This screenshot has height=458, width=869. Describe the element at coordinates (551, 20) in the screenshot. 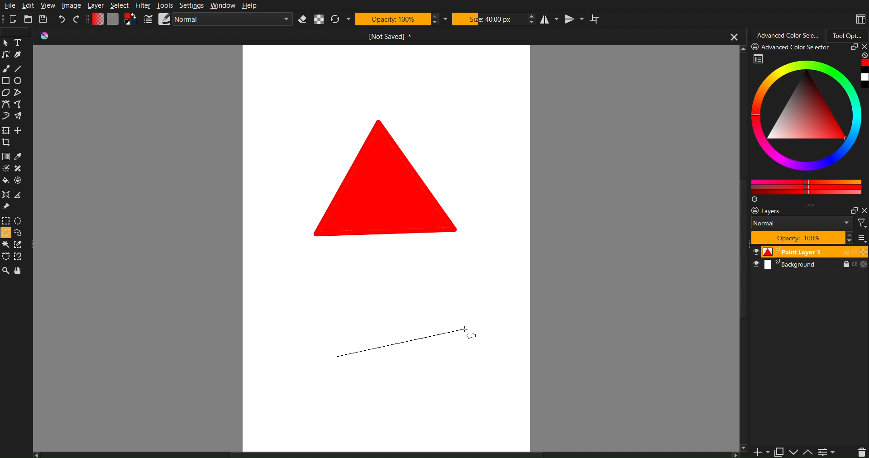

I see `Horizontal Mirror` at that location.